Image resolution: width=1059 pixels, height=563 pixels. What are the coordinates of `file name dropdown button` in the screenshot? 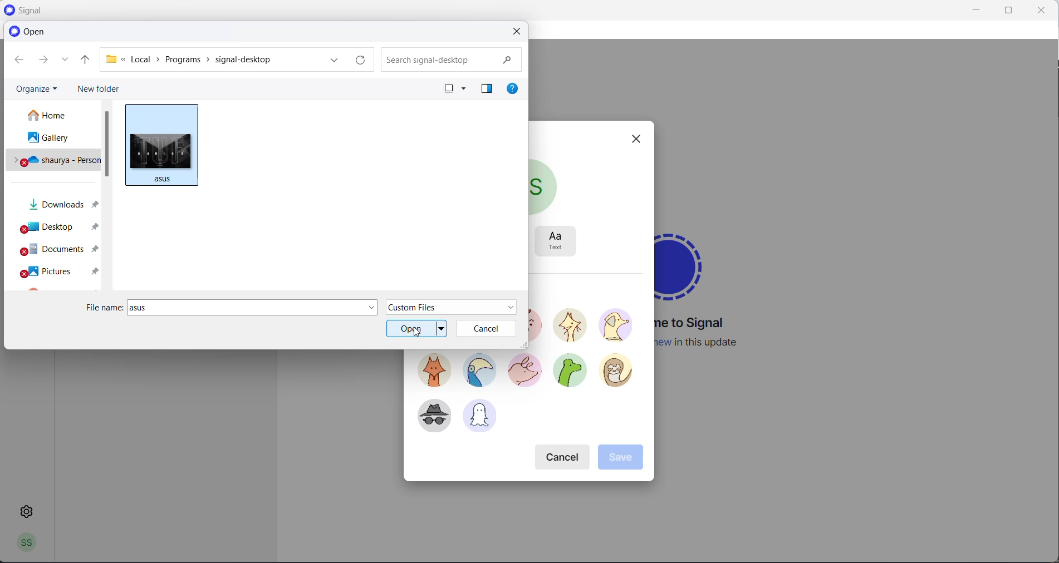 It's located at (372, 308).